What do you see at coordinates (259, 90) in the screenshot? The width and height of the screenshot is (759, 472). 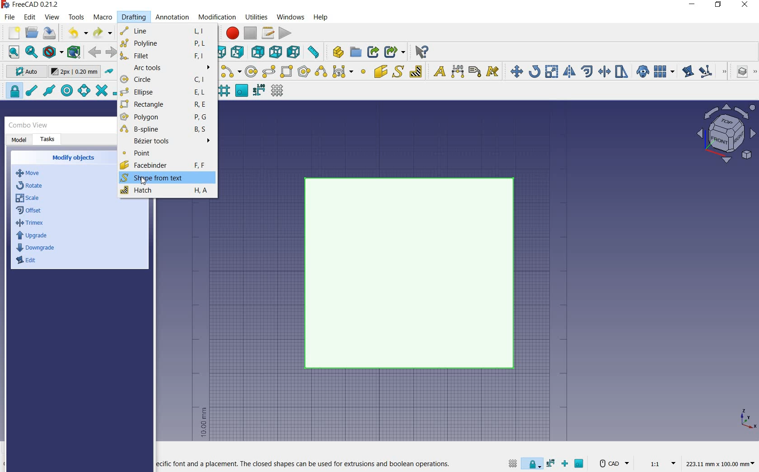 I see `snap dimensions` at bounding box center [259, 90].